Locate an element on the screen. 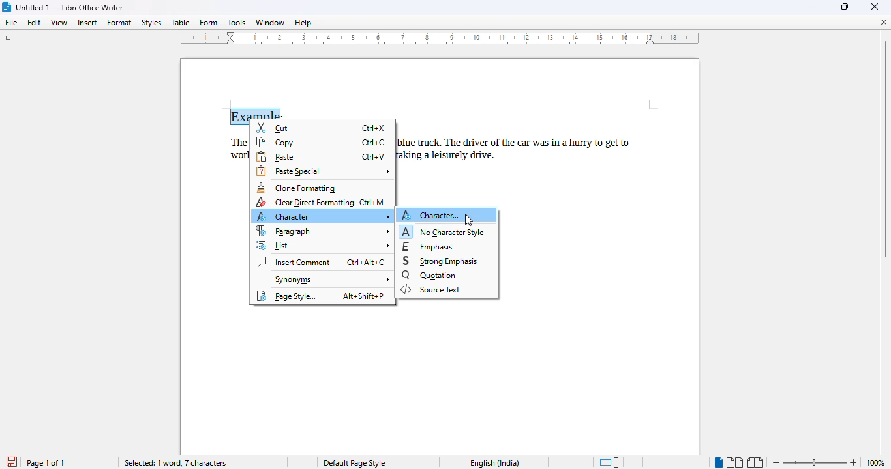  page style is located at coordinates (286, 296).